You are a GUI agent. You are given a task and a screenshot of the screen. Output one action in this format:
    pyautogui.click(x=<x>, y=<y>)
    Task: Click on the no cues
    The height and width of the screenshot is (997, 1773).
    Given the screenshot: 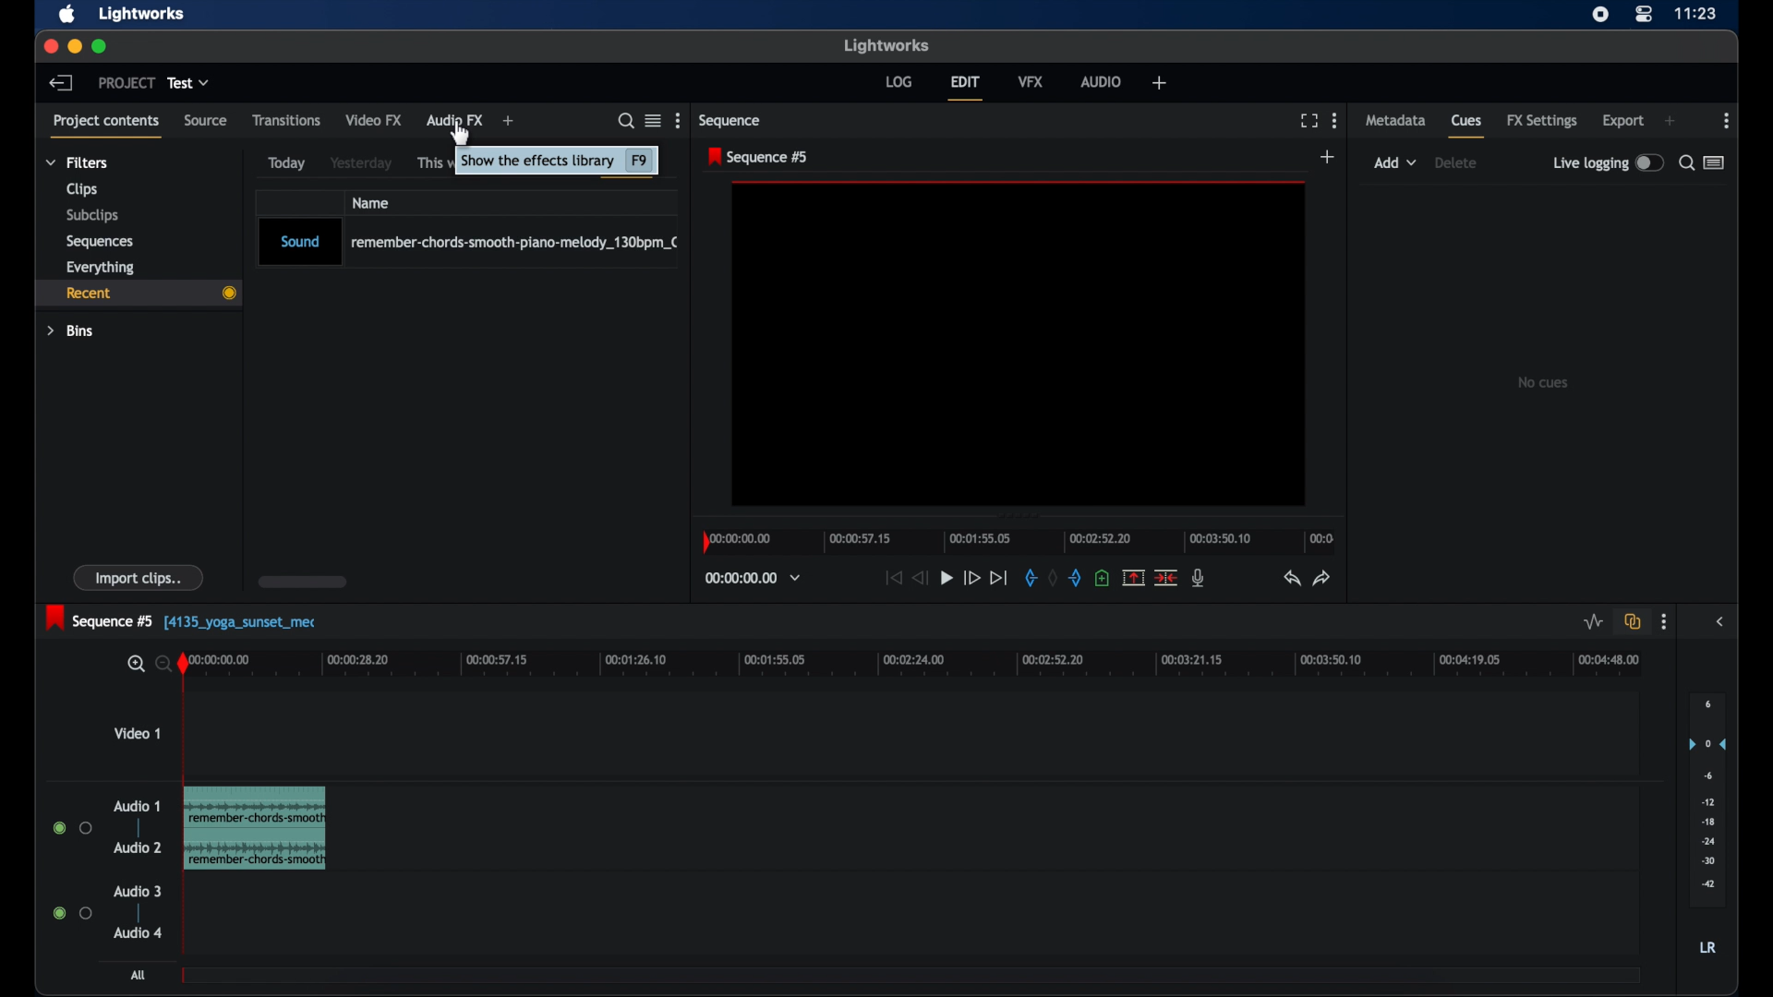 What is the action you would take?
    pyautogui.click(x=1542, y=382)
    